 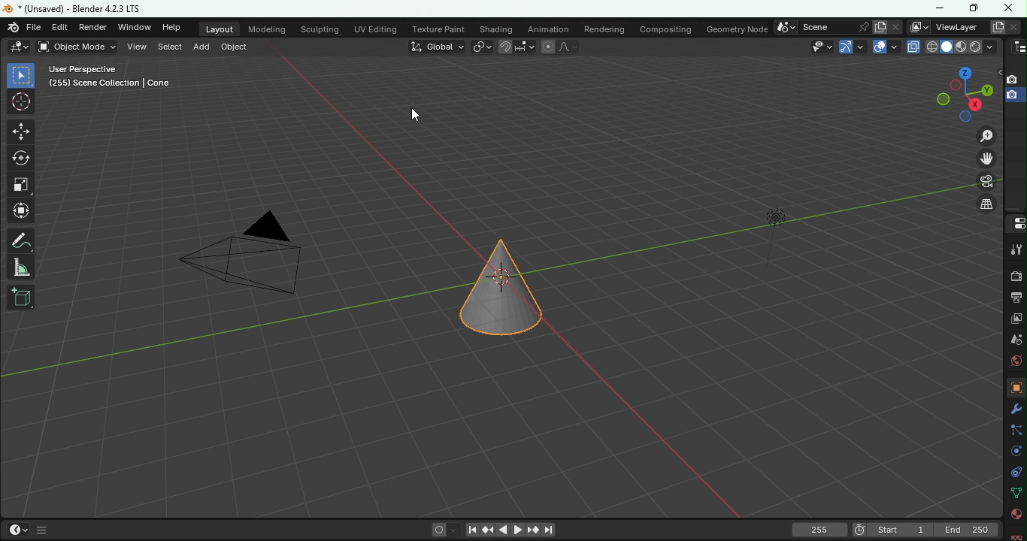 What do you see at coordinates (819, 530) in the screenshot?
I see `Current frame` at bounding box center [819, 530].